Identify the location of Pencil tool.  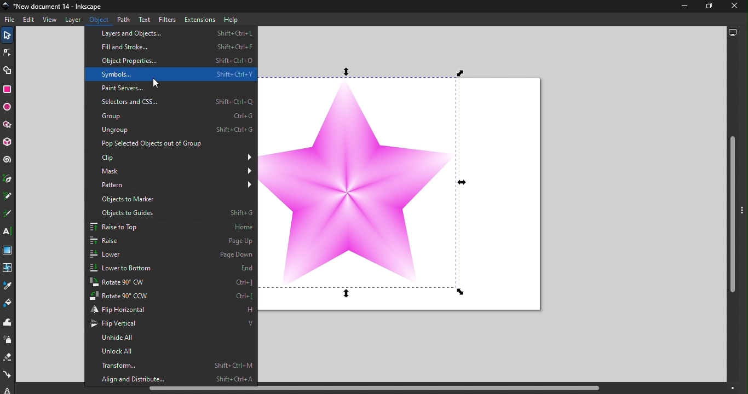
(8, 195).